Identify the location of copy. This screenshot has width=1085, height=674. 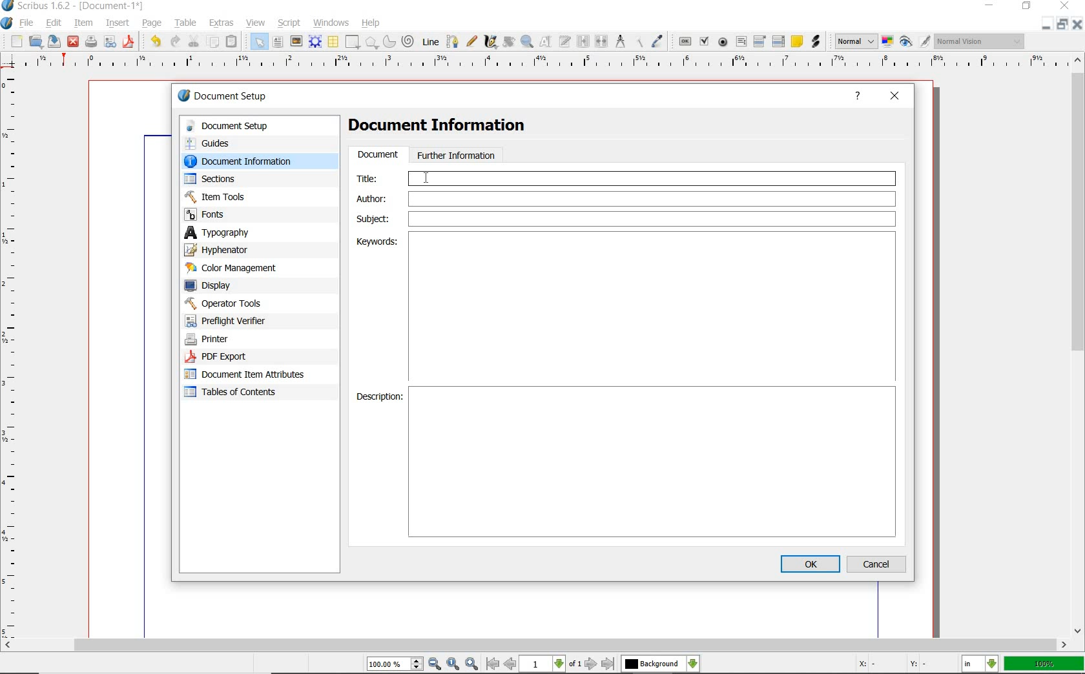
(213, 41).